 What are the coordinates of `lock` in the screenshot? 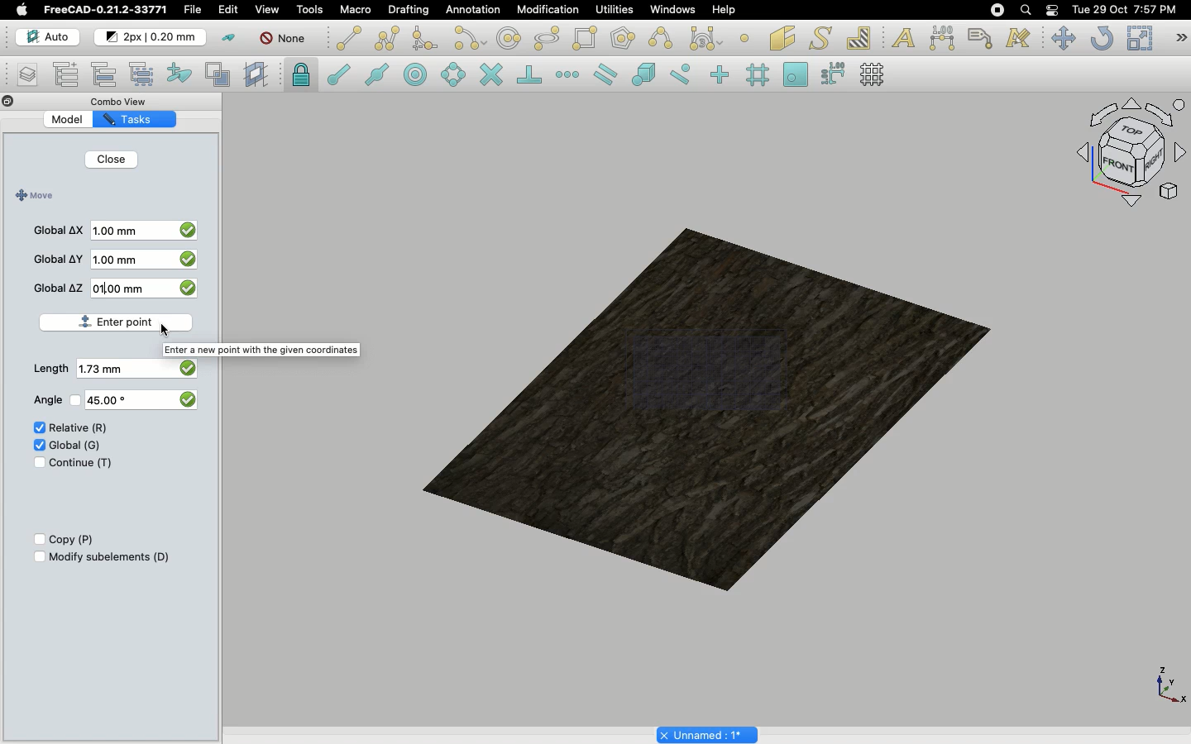 It's located at (302, 77).